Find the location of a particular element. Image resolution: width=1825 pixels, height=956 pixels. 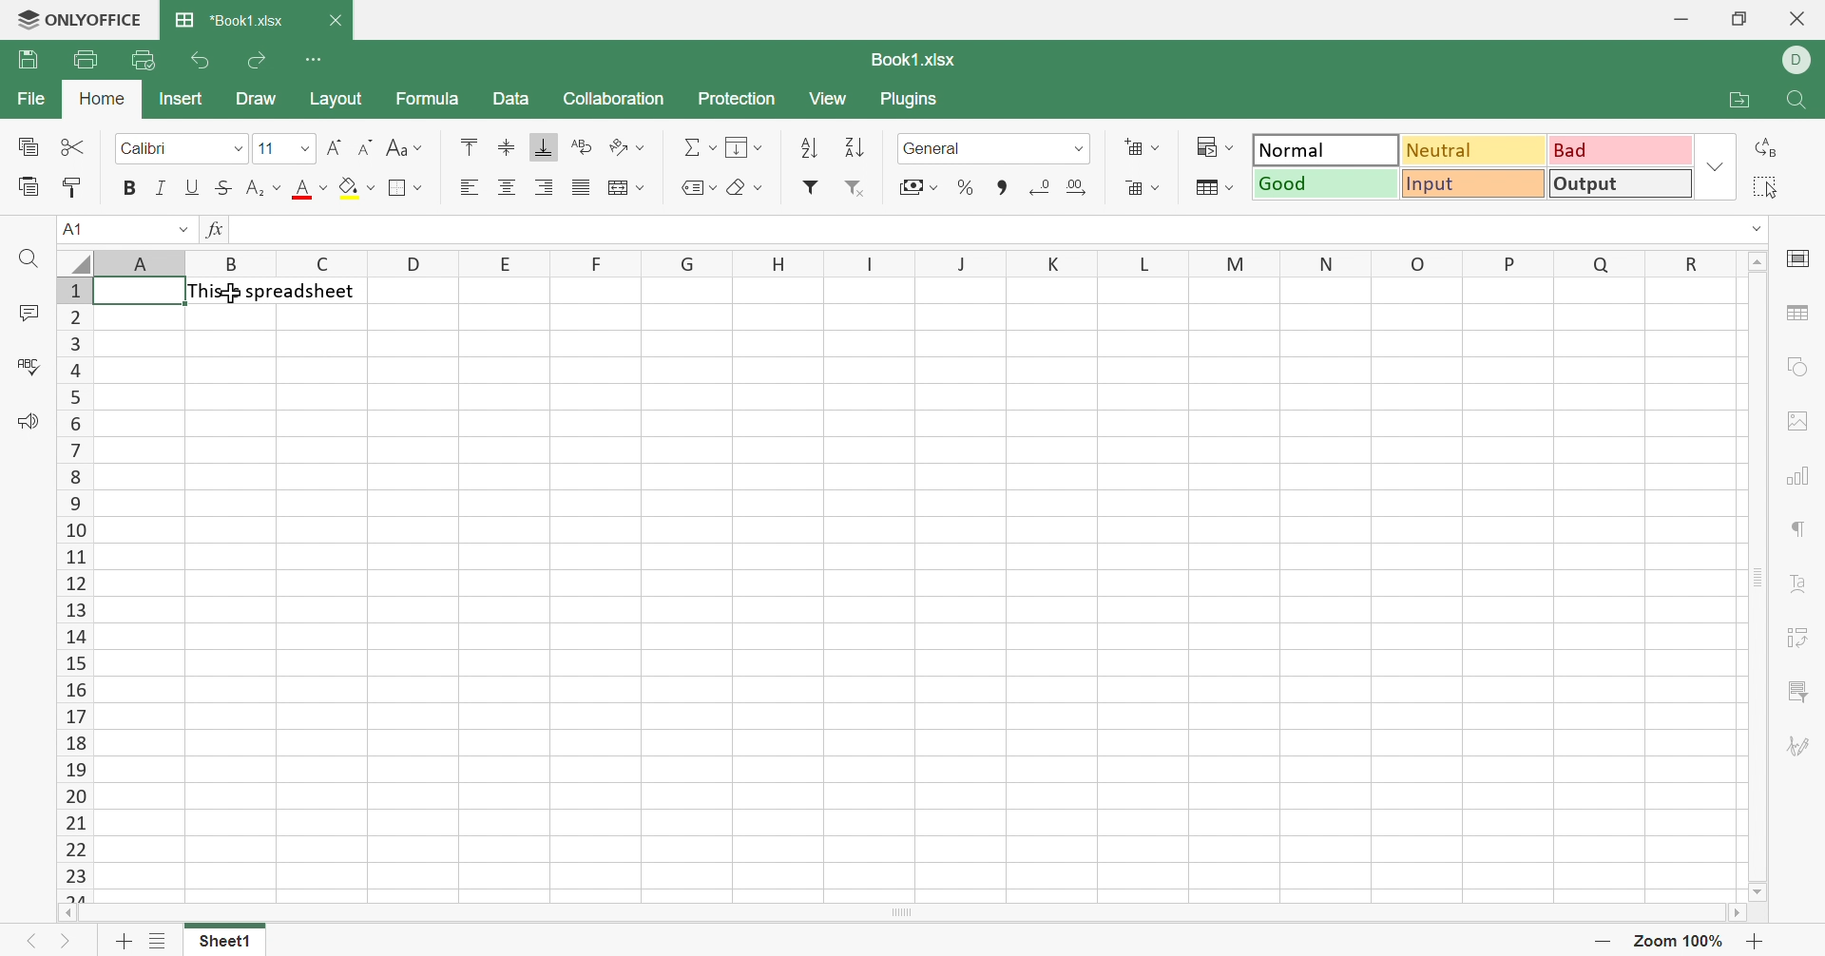

Drop Down is located at coordinates (935, 187).